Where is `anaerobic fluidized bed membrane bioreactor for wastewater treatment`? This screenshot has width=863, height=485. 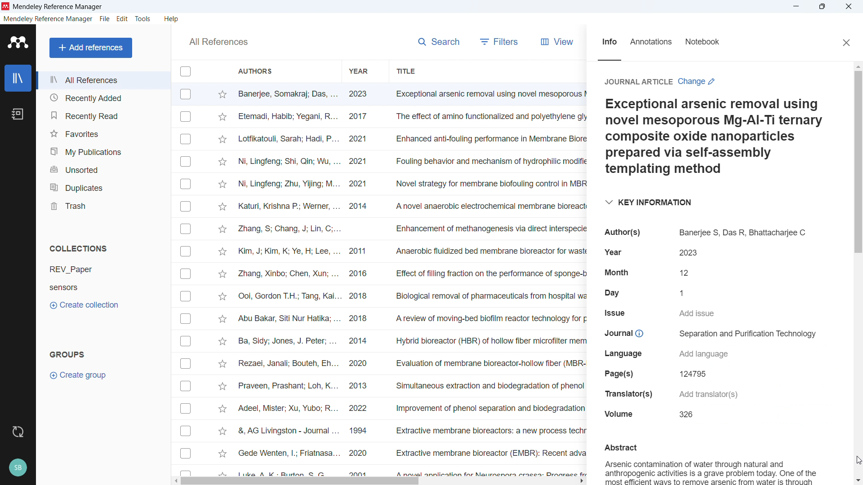
anaerobic fluidized bed membrane bioreactor for wastewater treatment is located at coordinates (489, 251).